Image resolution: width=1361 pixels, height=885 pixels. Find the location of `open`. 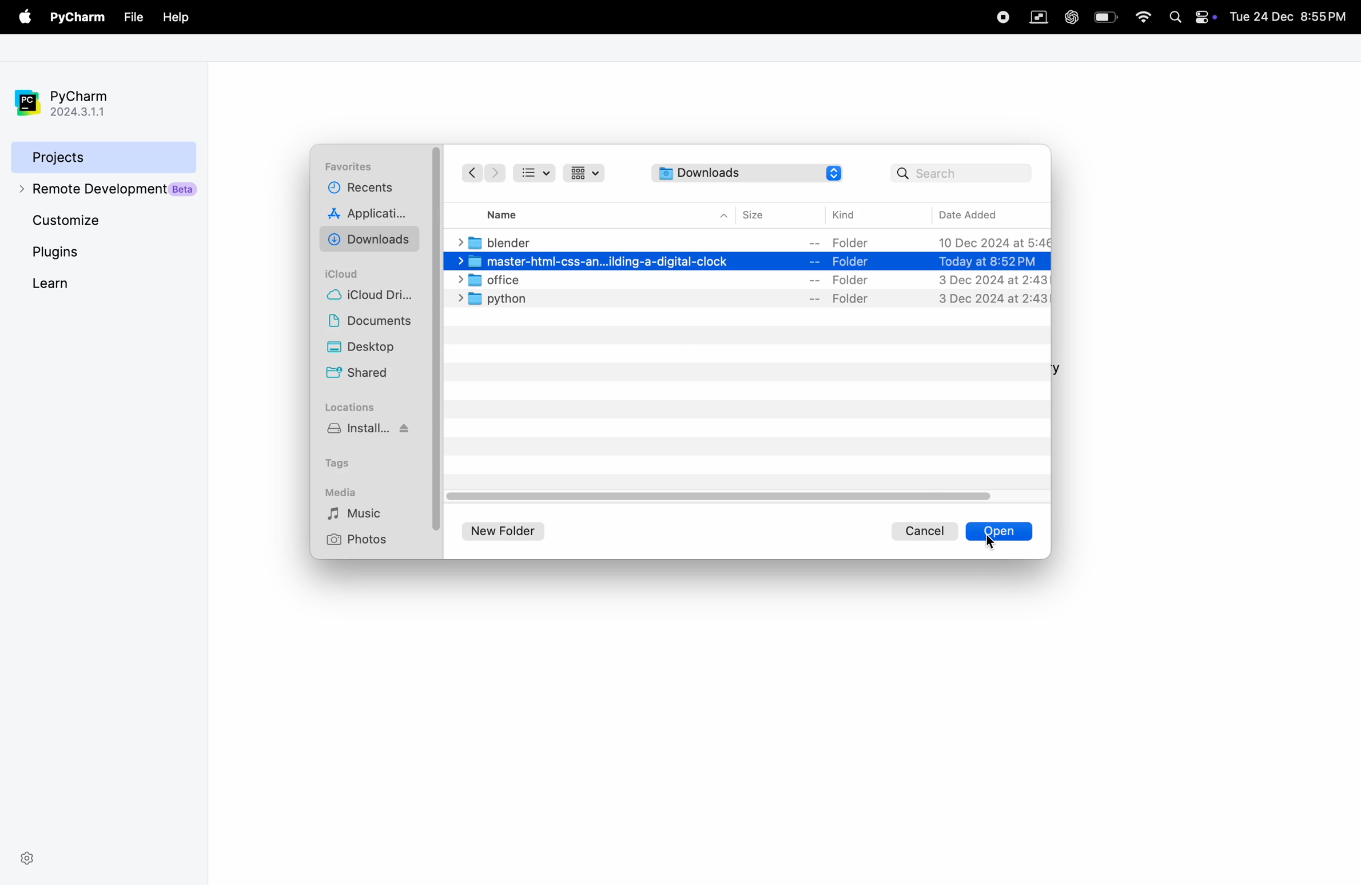

open is located at coordinates (976, 531).